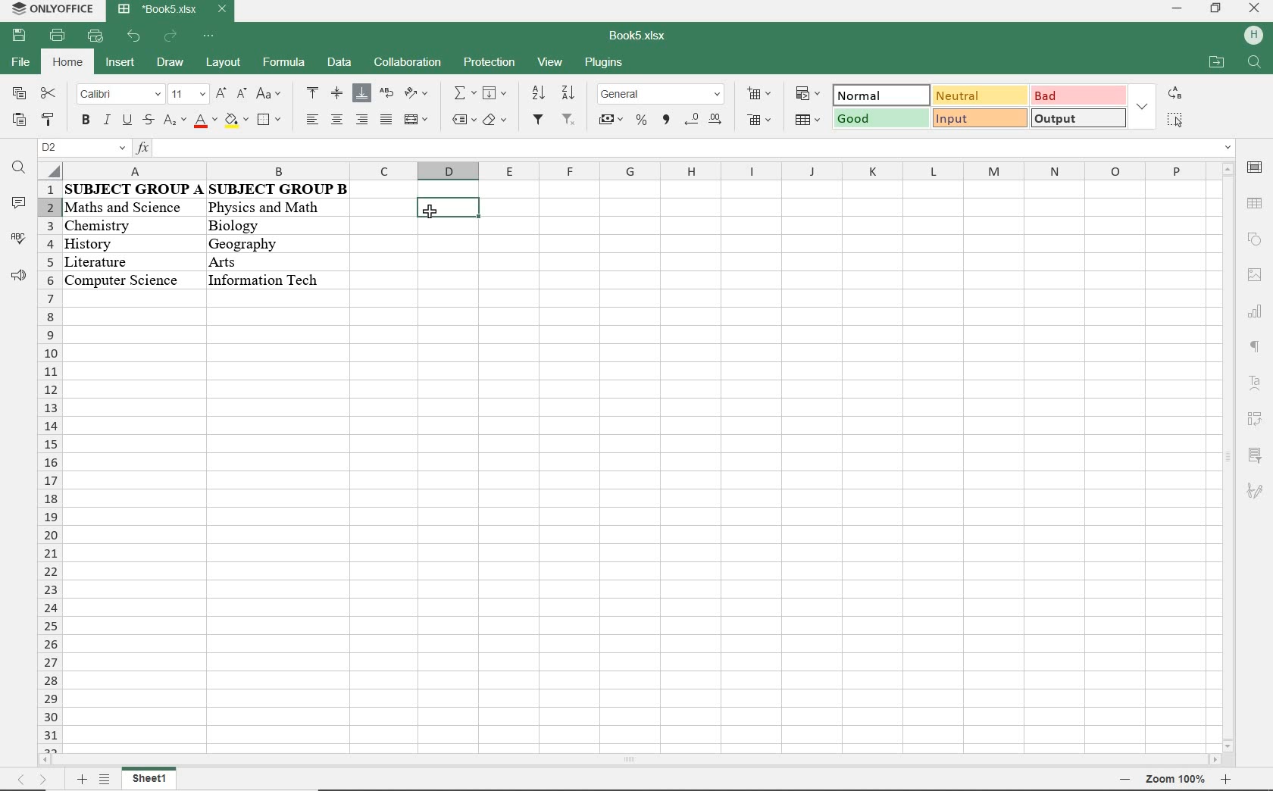 The height and width of the screenshot is (791, 1273). Describe the element at coordinates (868, 761) in the screenshot. I see `scrollbar` at that location.